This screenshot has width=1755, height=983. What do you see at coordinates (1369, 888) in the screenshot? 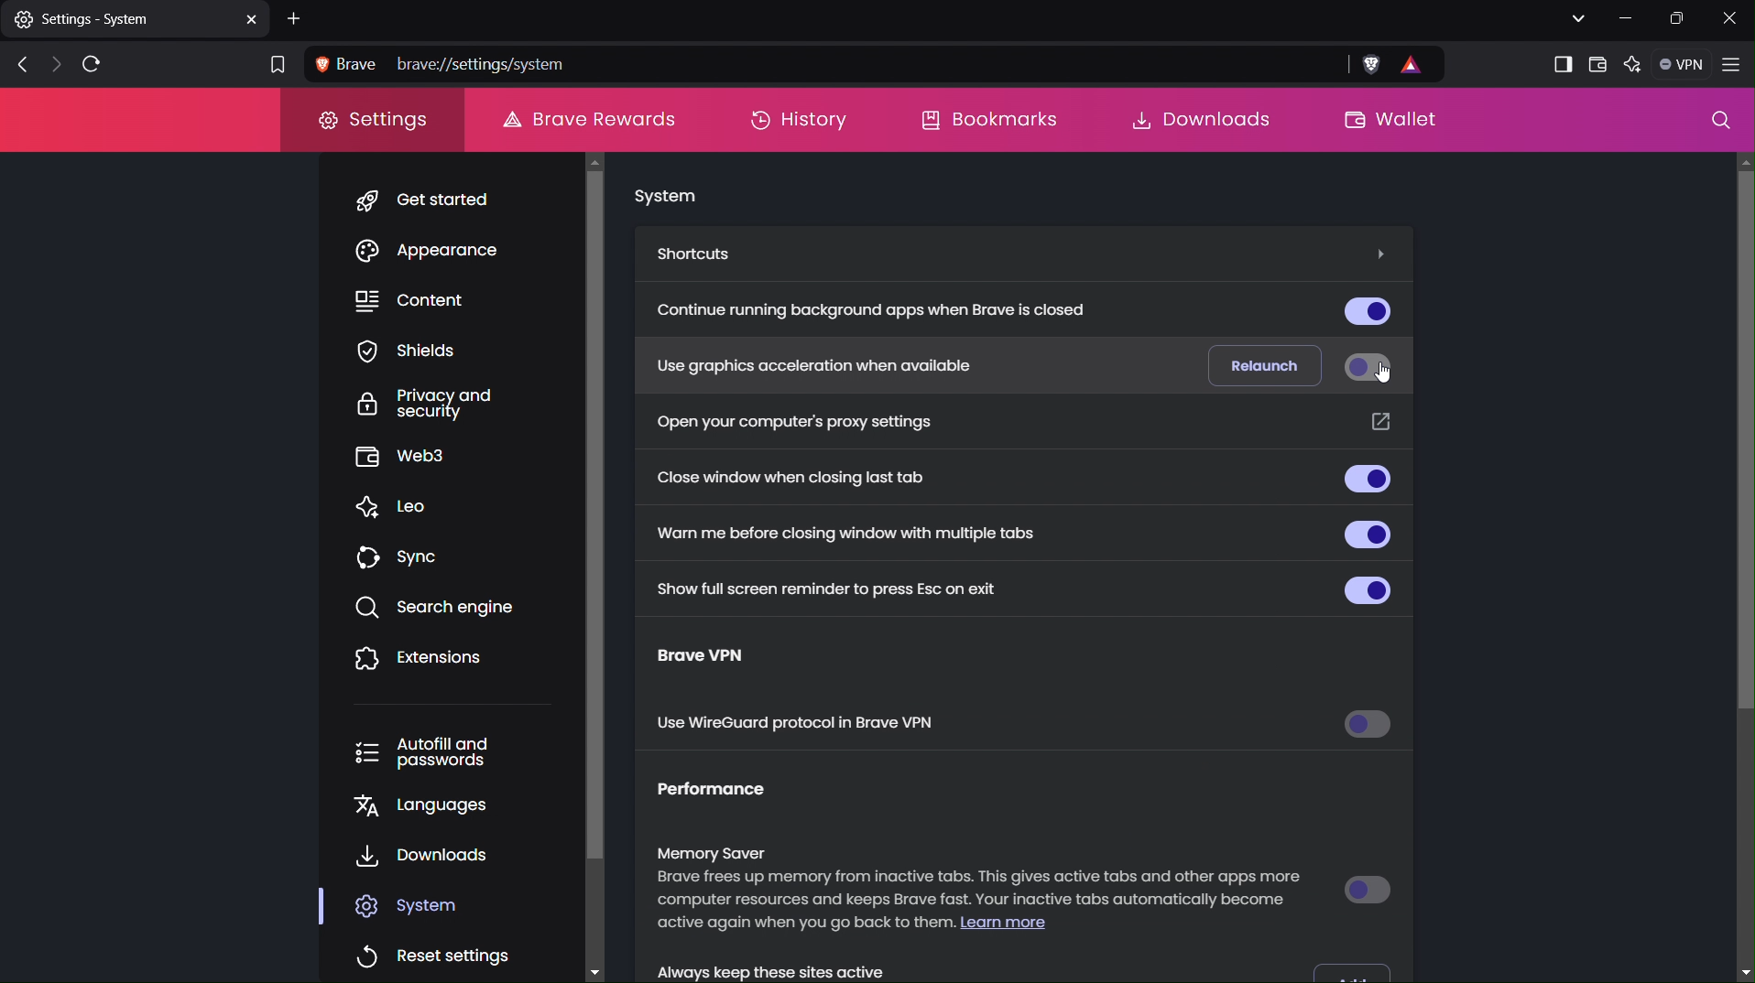
I see `Button` at bounding box center [1369, 888].